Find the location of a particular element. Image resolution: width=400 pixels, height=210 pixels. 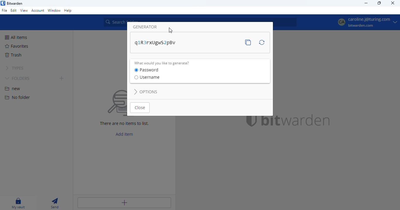

favorites is located at coordinates (17, 46).